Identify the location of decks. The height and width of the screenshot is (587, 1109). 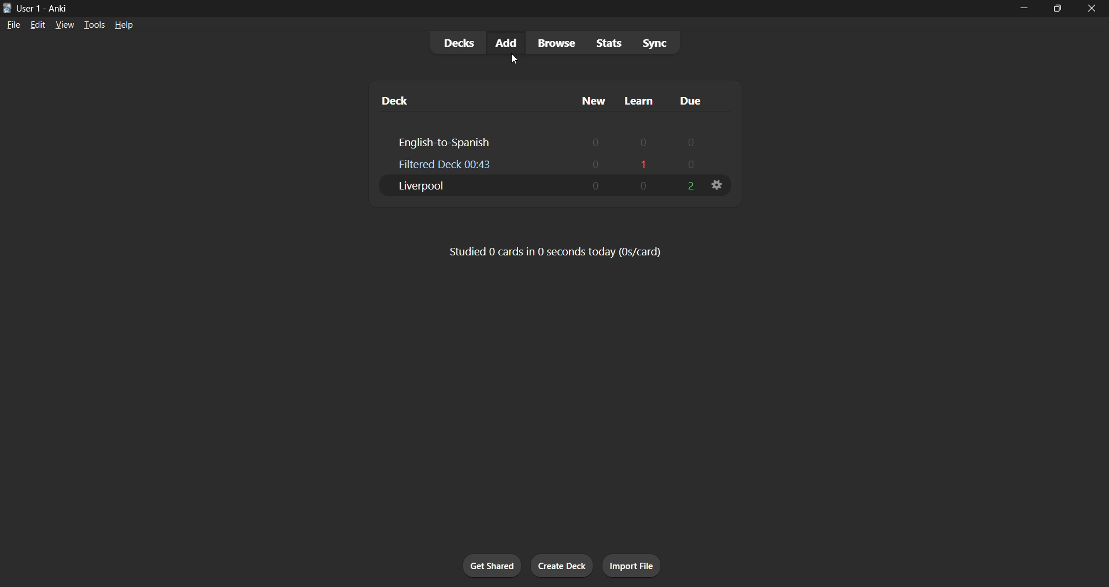
(454, 42).